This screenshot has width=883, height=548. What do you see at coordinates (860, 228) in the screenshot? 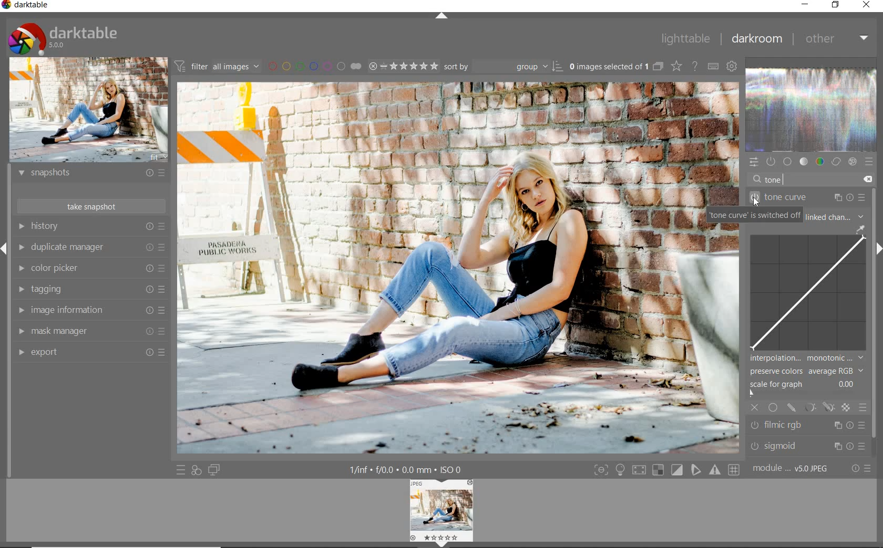
I see `pick gui color from image` at bounding box center [860, 228].